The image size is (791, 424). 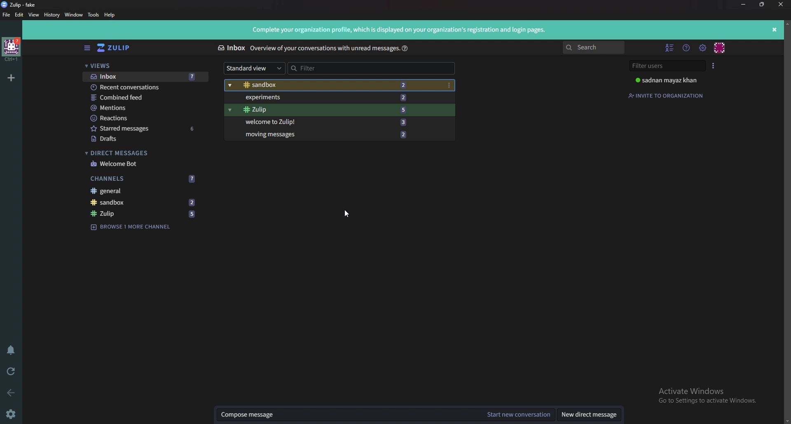 What do you see at coordinates (10, 372) in the screenshot?
I see `Reload` at bounding box center [10, 372].